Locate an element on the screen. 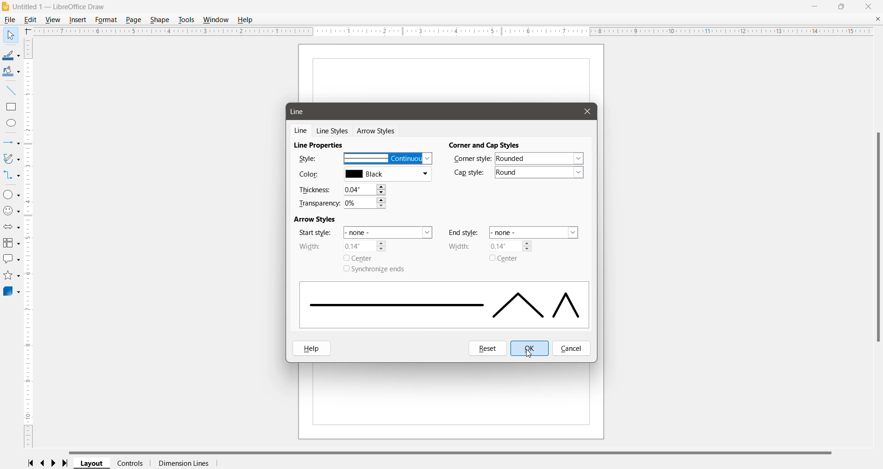 The width and height of the screenshot is (883, 469). Scroll to first page is located at coordinates (32, 463).